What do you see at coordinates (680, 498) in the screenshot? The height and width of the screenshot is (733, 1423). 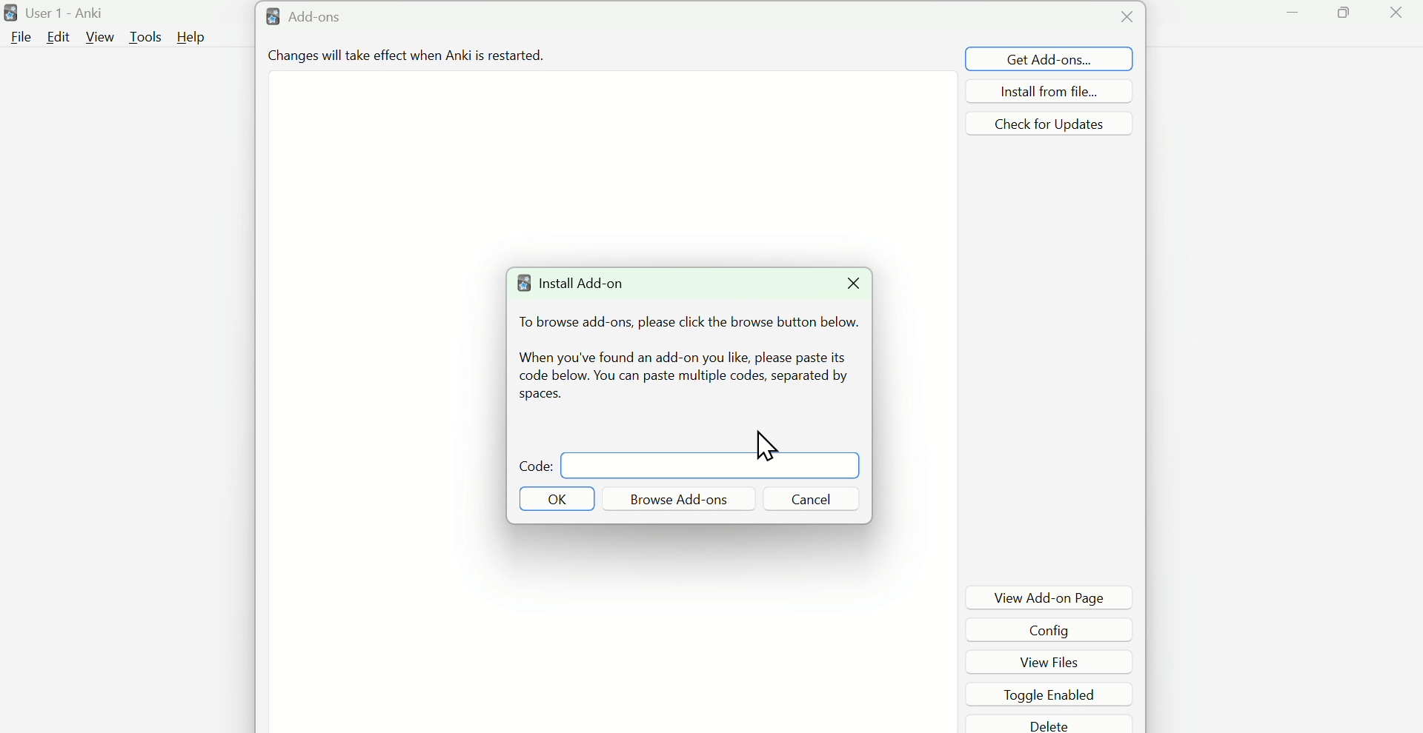 I see `Browse add Ons` at bounding box center [680, 498].